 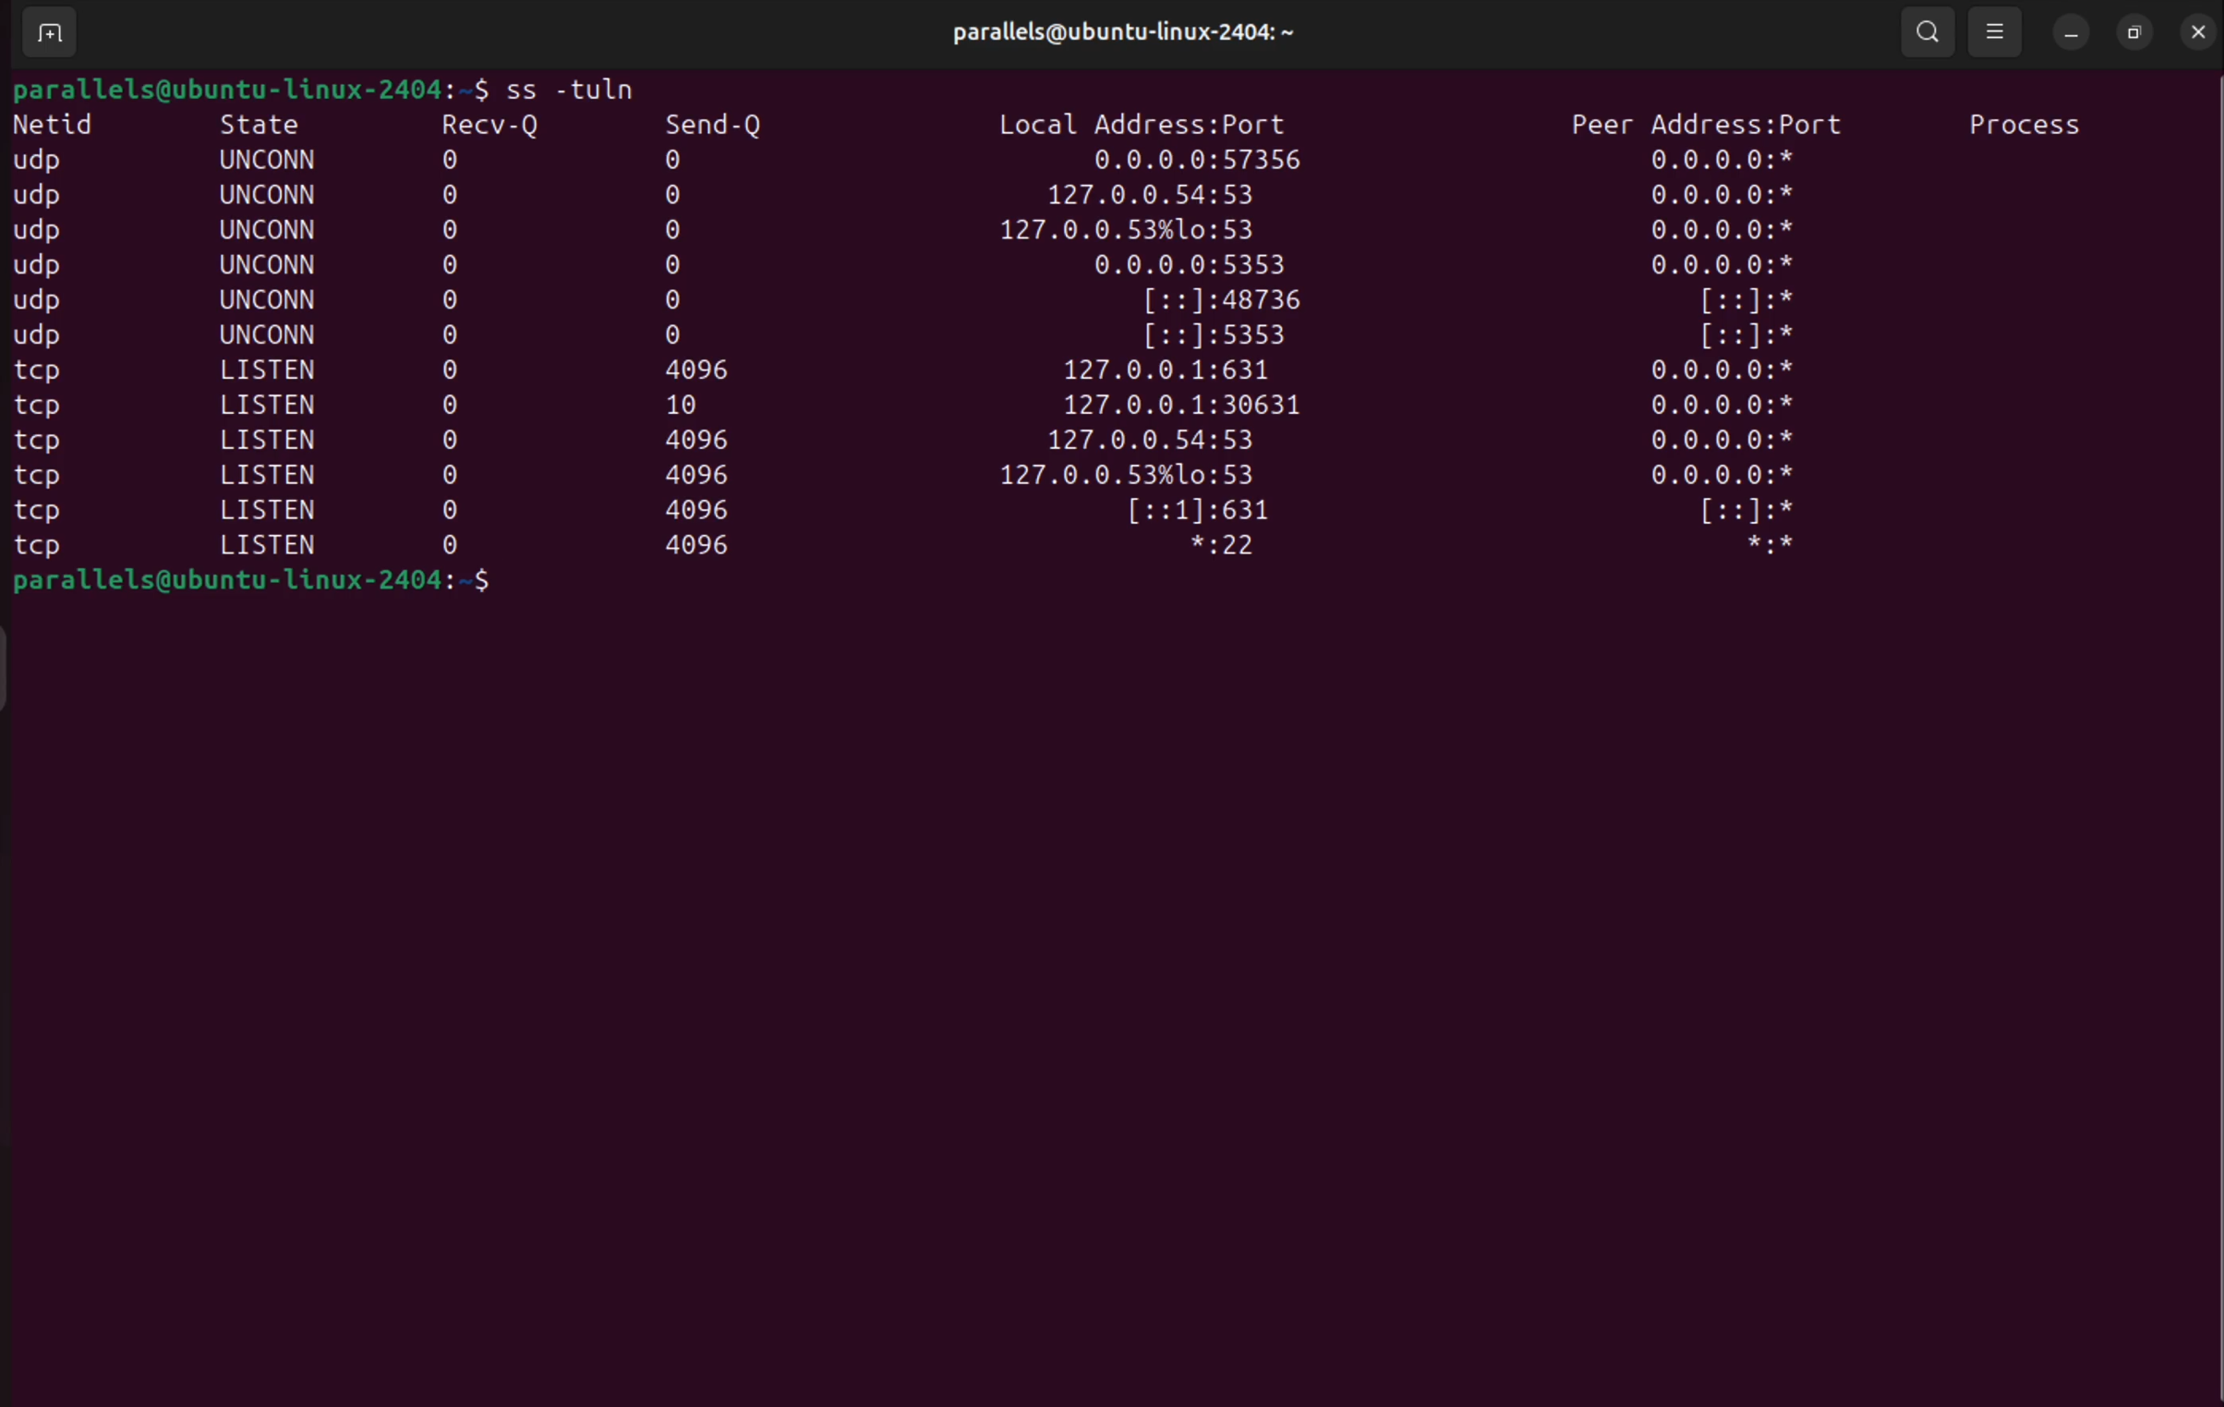 I want to click on 4096, so click(x=708, y=508).